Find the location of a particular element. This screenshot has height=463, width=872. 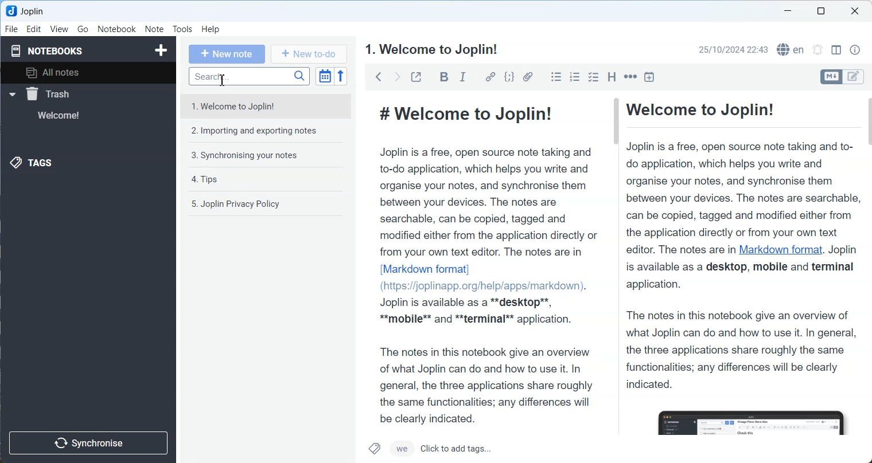

Trash is located at coordinates (74, 93).